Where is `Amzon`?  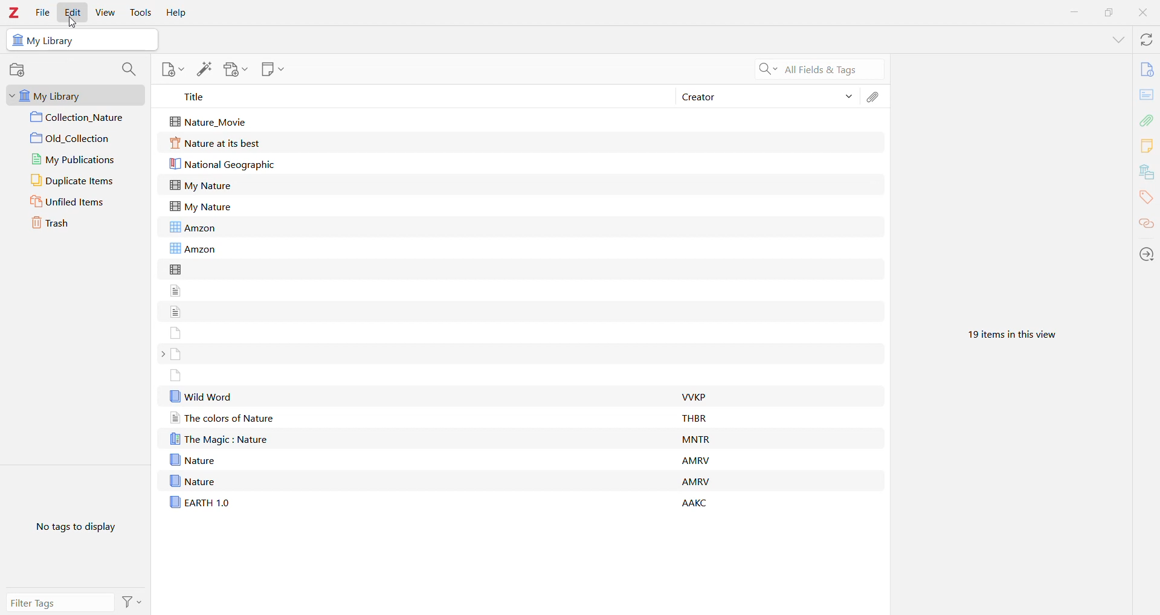 Amzon is located at coordinates (193, 249).